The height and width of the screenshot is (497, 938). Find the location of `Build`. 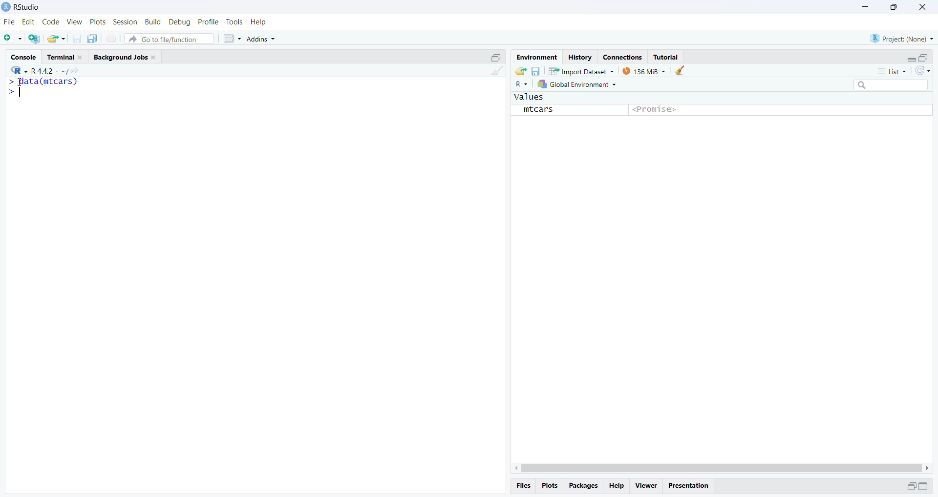

Build is located at coordinates (154, 22).